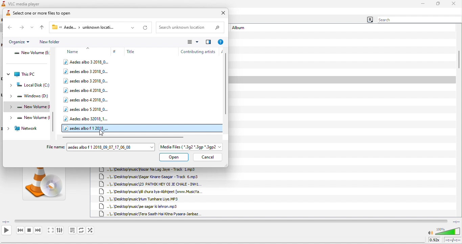 This screenshot has height=244, width=462. I want to click on aedes albo 3 2018.0..., so click(87, 81).